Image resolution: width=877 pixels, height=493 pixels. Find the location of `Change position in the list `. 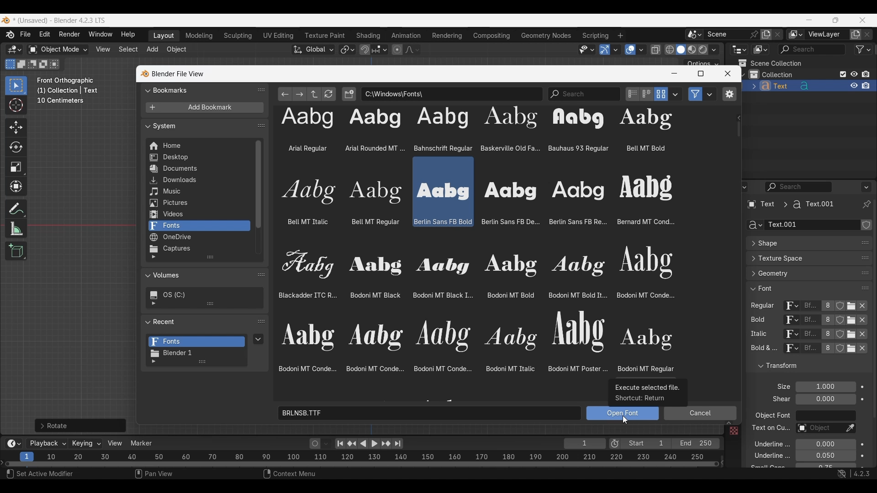

Change position in the list  is located at coordinates (865, 286).